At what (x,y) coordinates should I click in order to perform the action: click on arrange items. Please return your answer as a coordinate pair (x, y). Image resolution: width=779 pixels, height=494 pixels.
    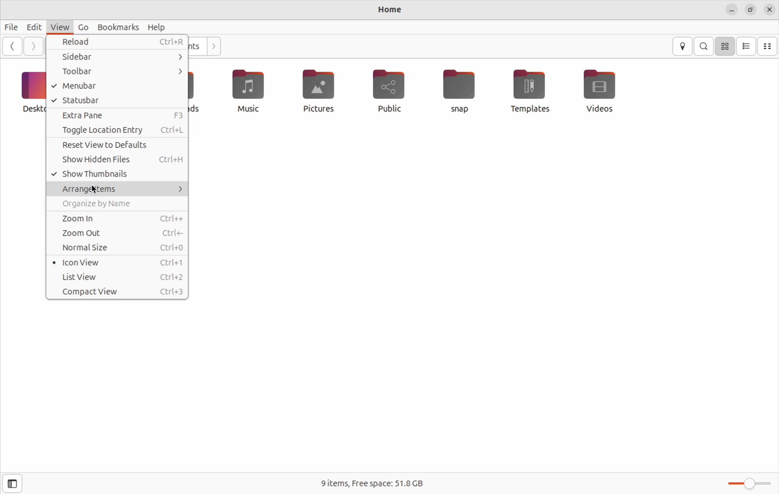
    Looking at the image, I should click on (116, 188).